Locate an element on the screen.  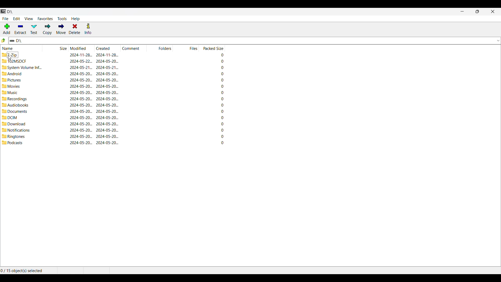
dropdown is located at coordinates (497, 40).